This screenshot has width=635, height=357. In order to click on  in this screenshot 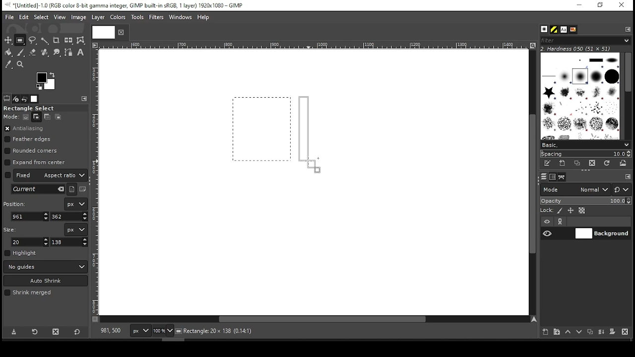, I will do `click(96, 182)`.